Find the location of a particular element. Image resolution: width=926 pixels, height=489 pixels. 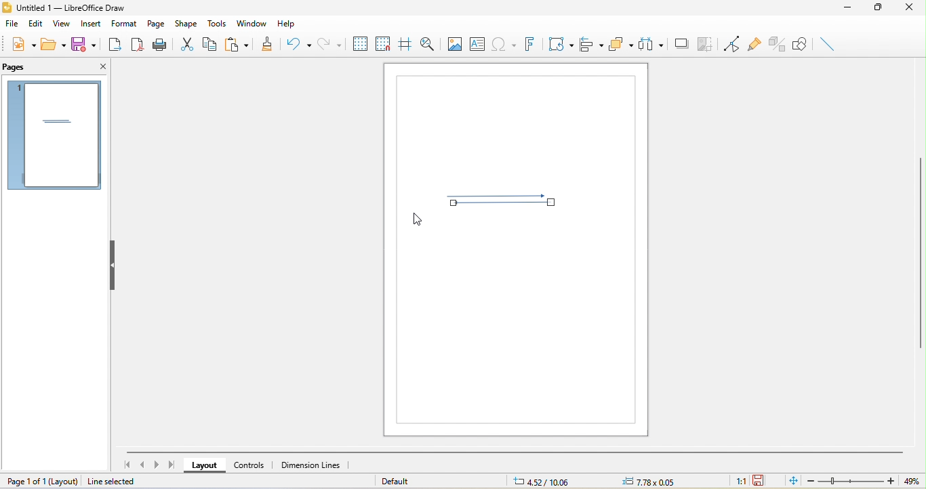

redo is located at coordinates (330, 43).